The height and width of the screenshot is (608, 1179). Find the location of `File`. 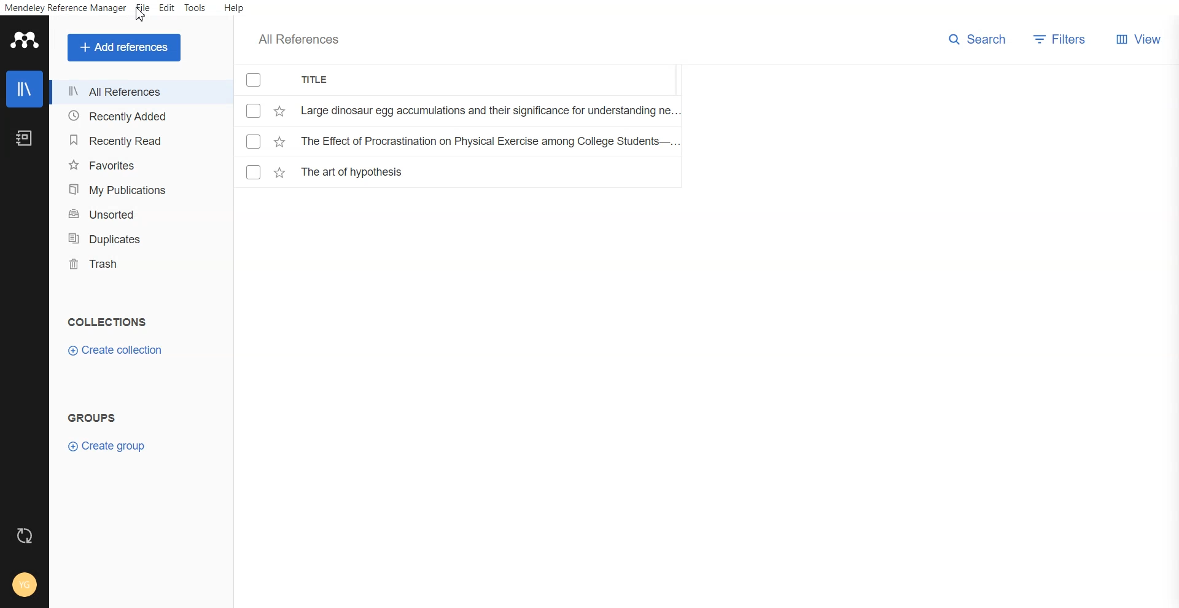

File is located at coordinates (143, 8).